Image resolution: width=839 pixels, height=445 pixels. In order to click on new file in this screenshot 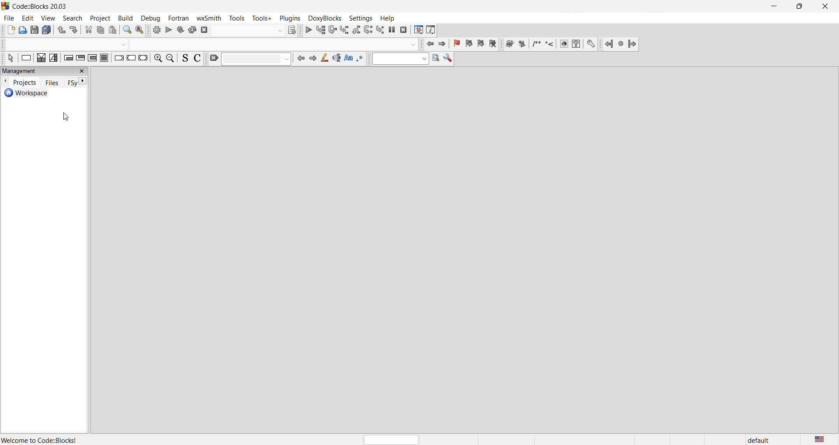, I will do `click(11, 31)`.